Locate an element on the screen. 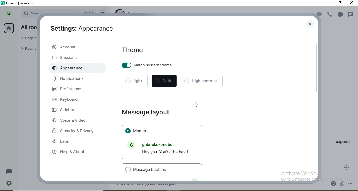 Image resolution: width=358 pixels, height=191 pixels. G is located at coordinates (8, 14).